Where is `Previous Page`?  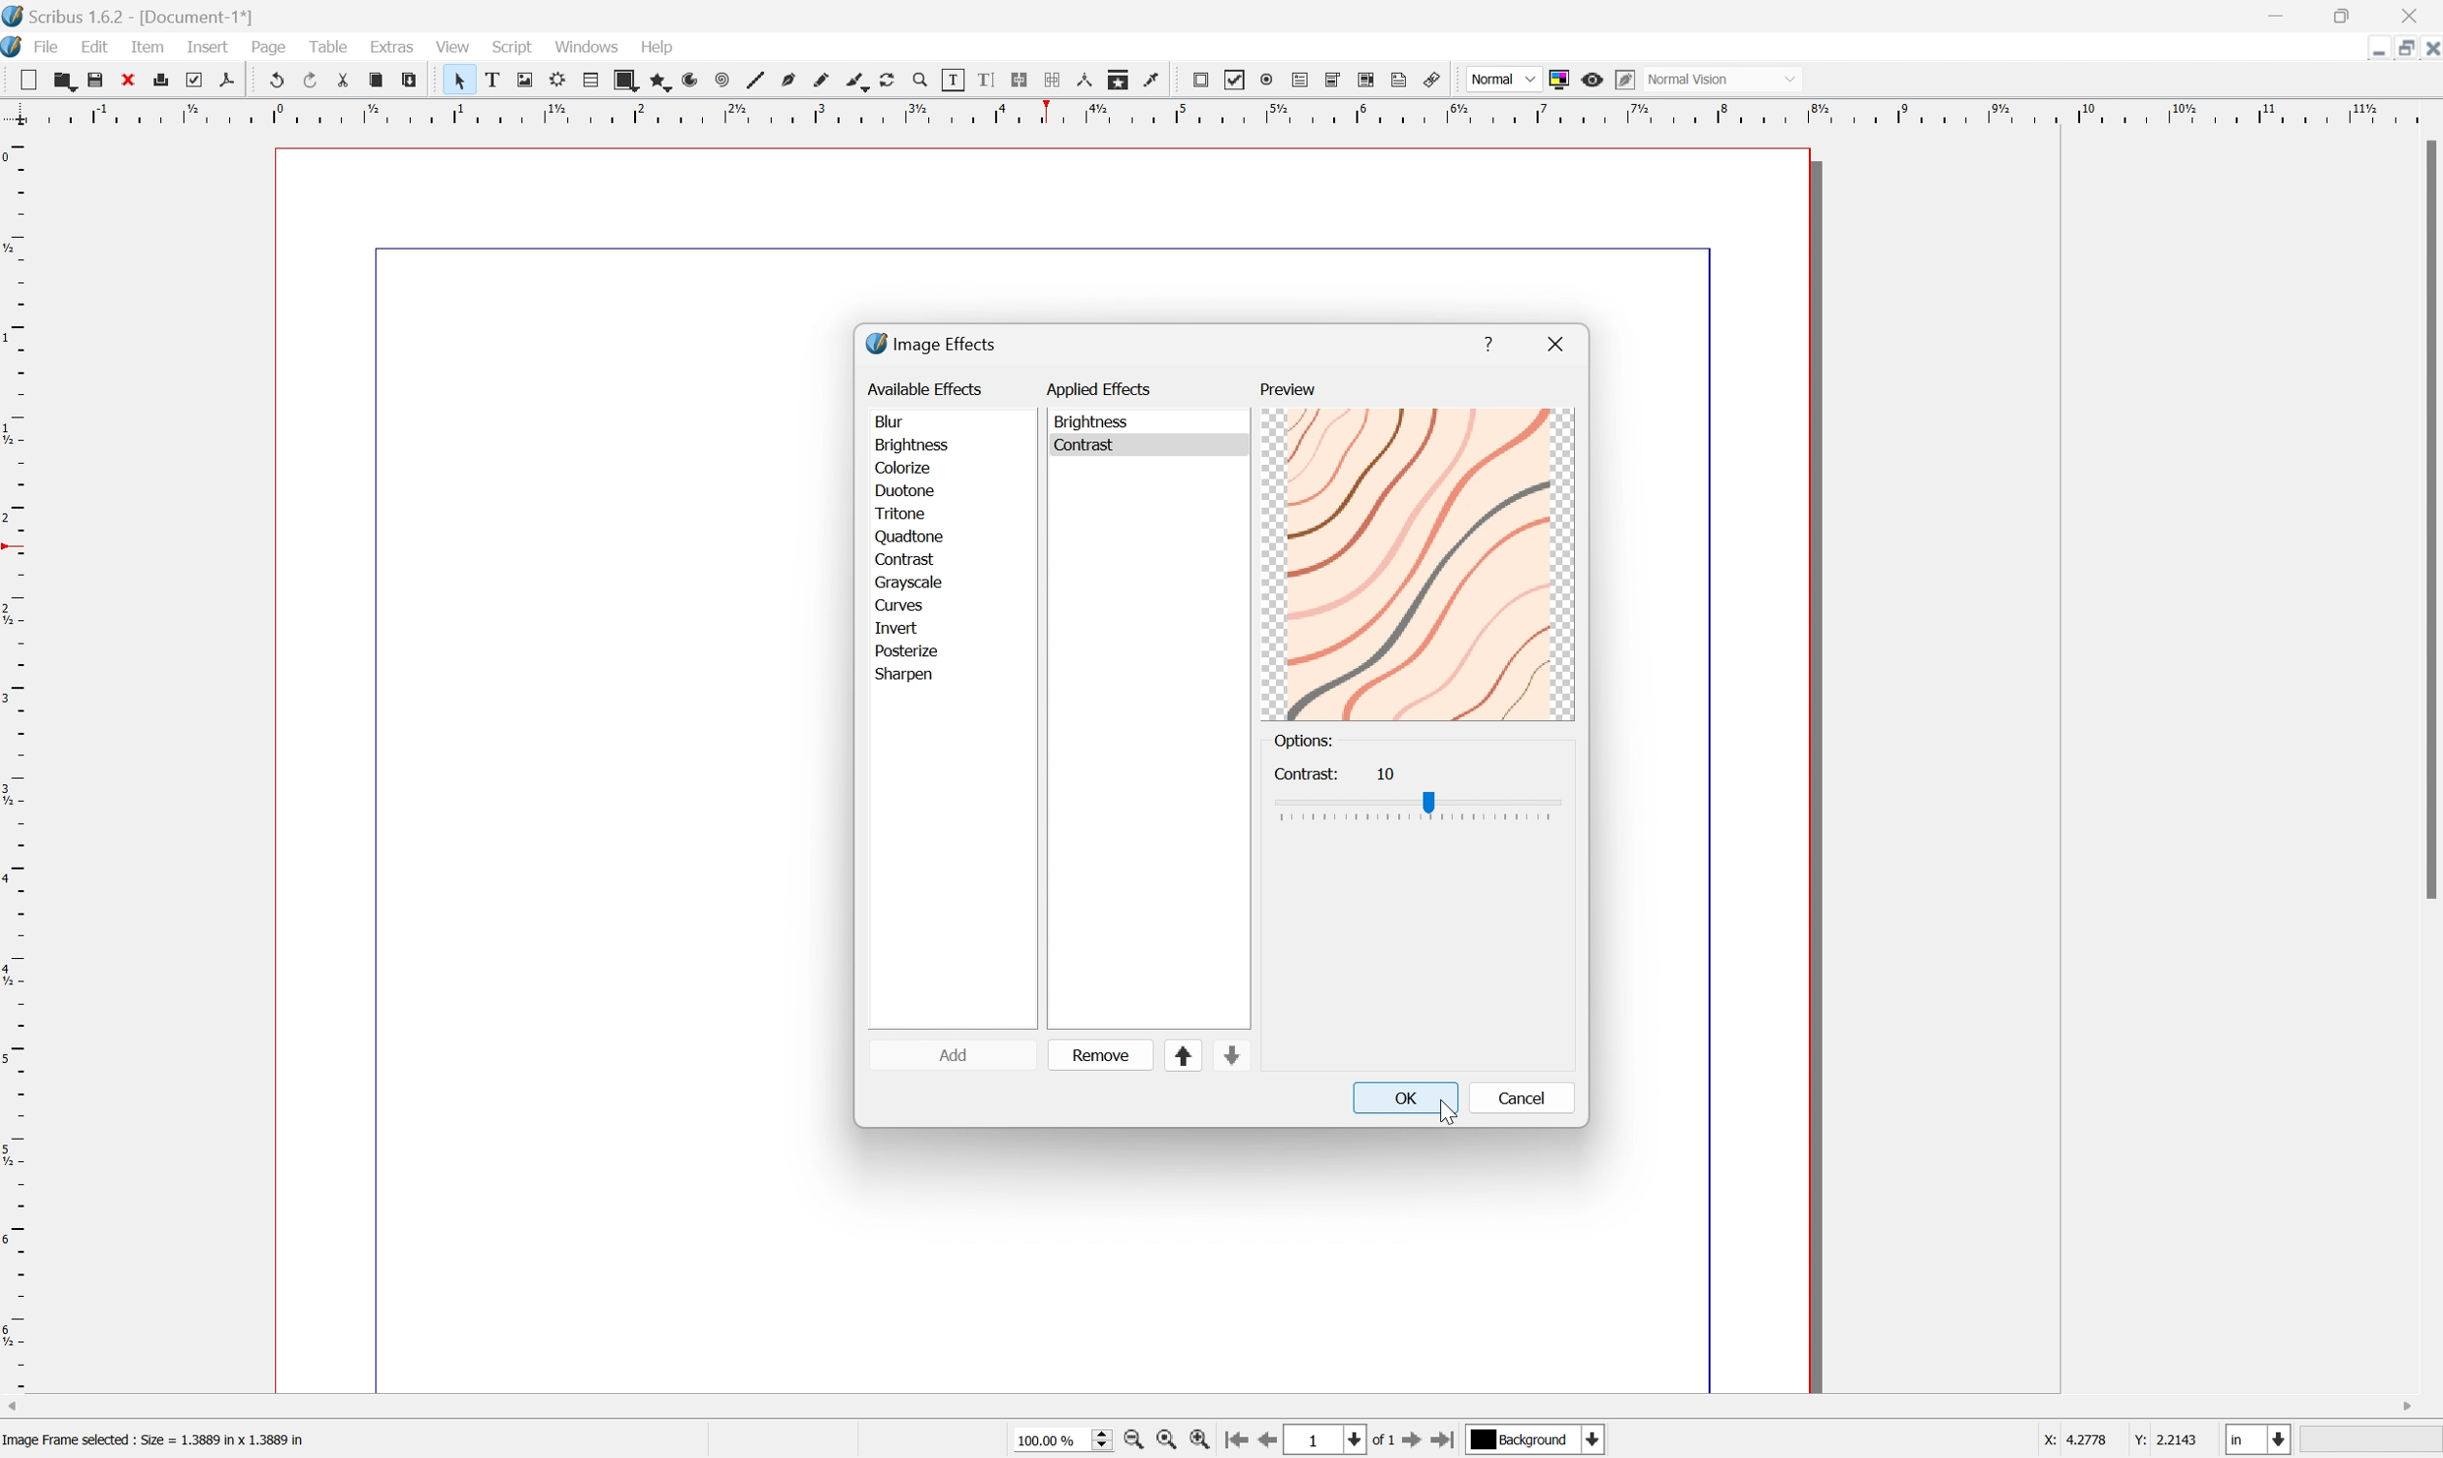
Previous Page is located at coordinates (1273, 1441).